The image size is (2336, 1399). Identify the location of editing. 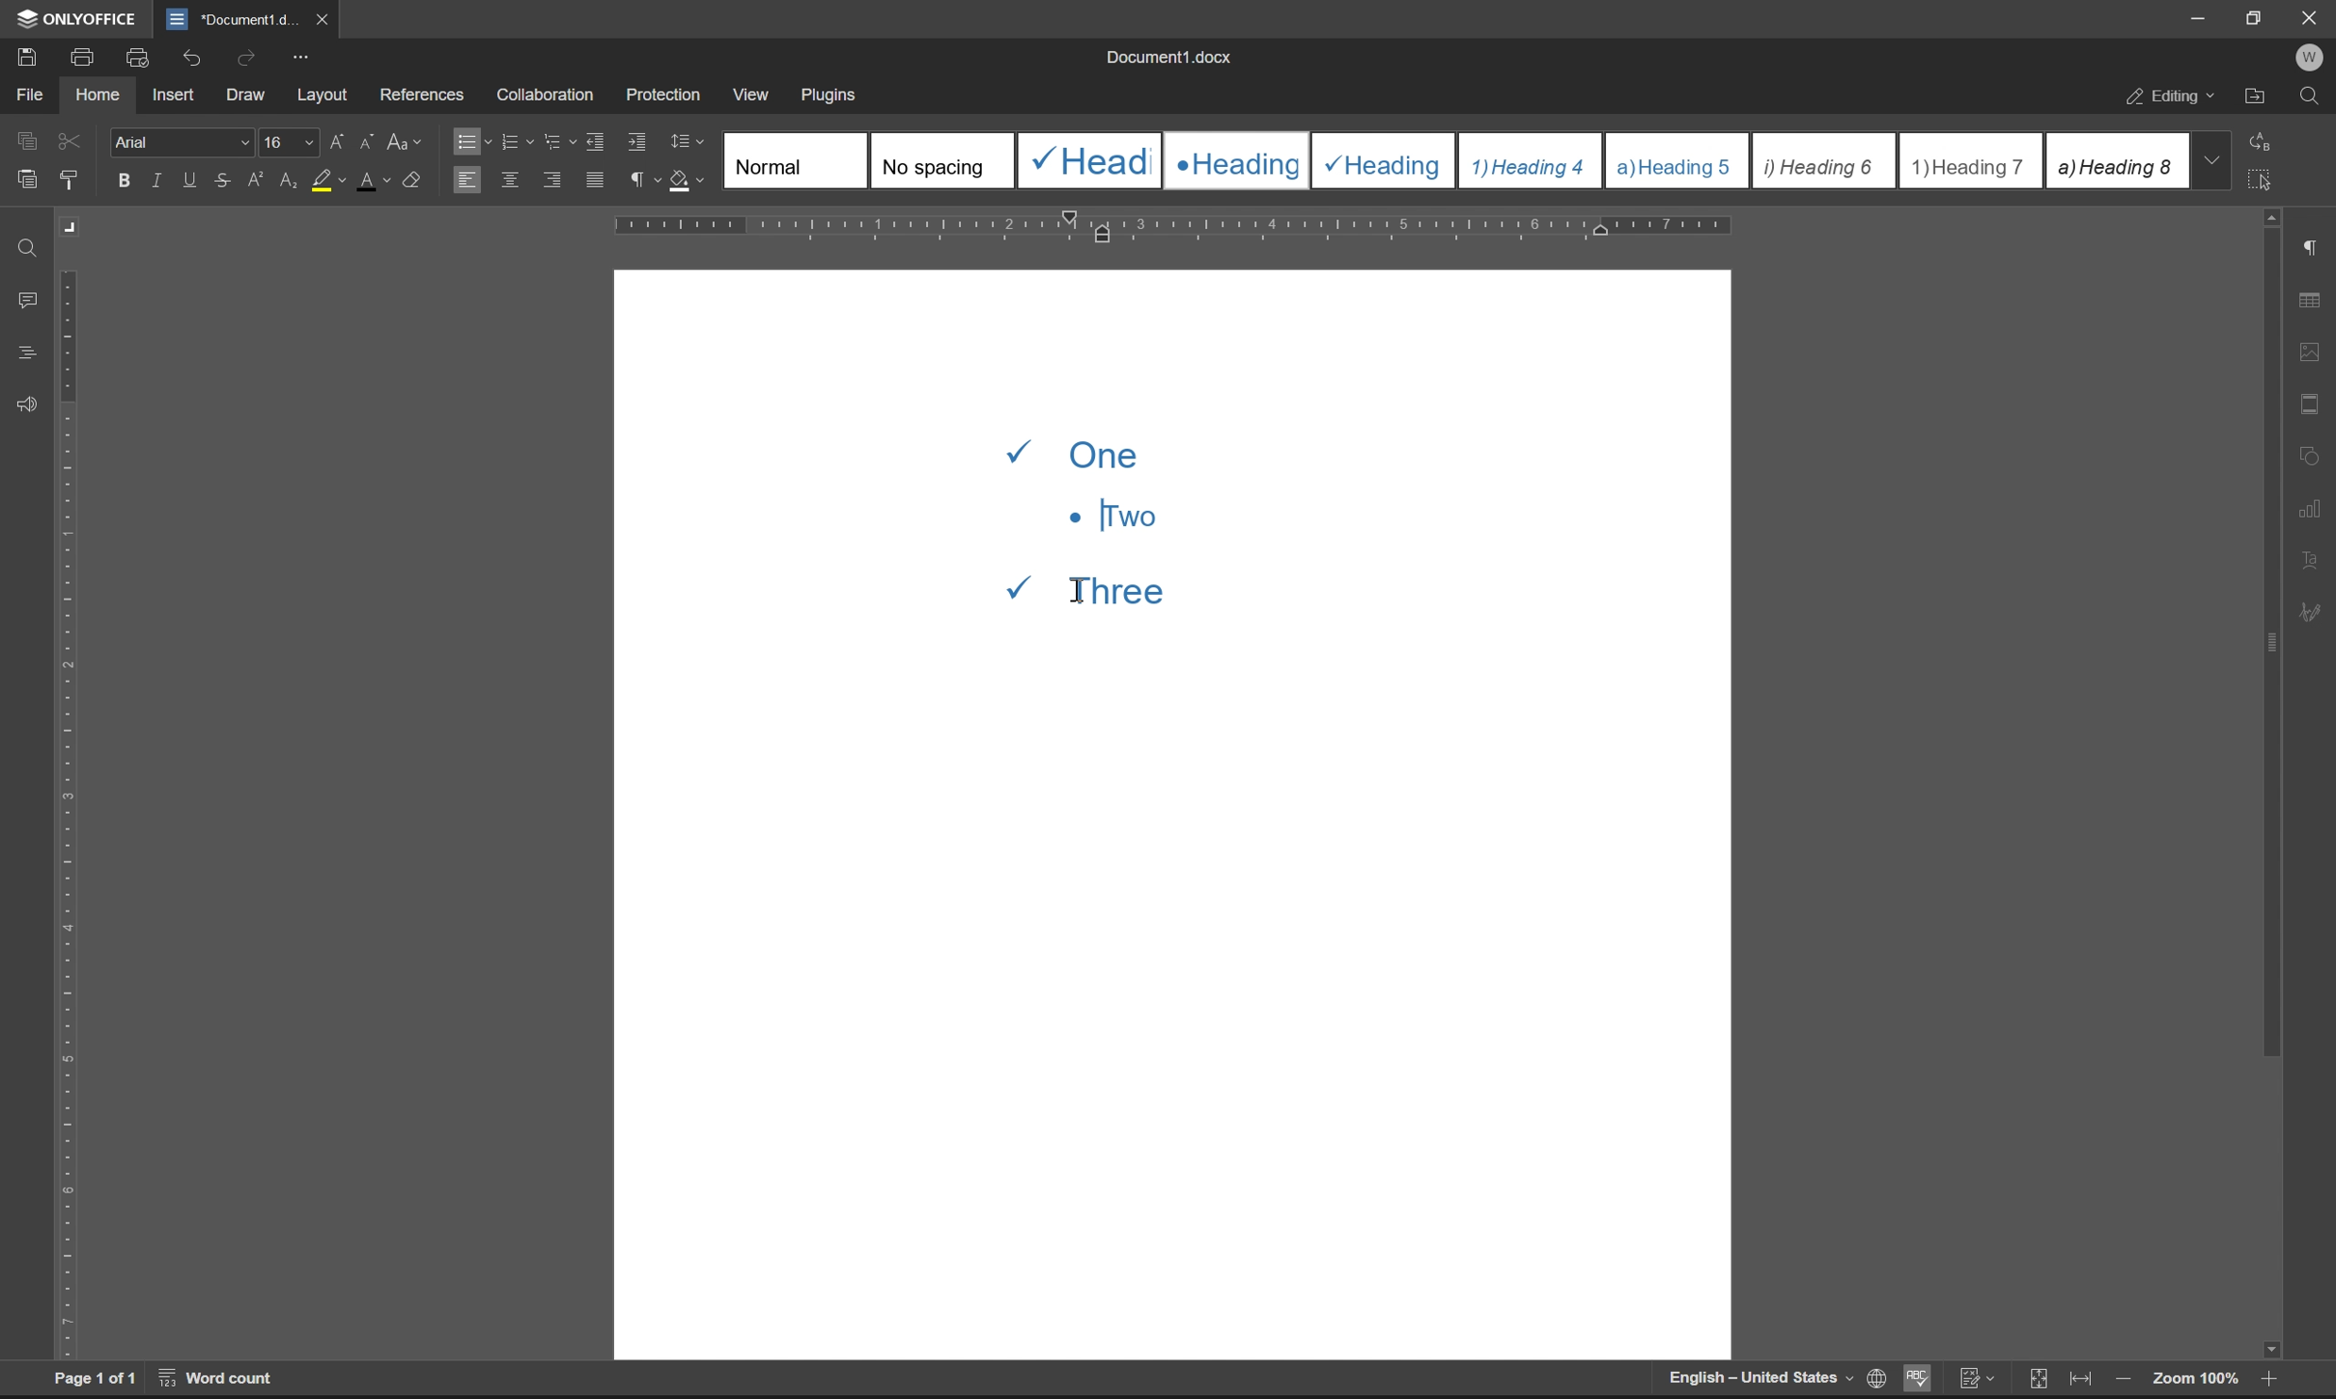
(2173, 99).